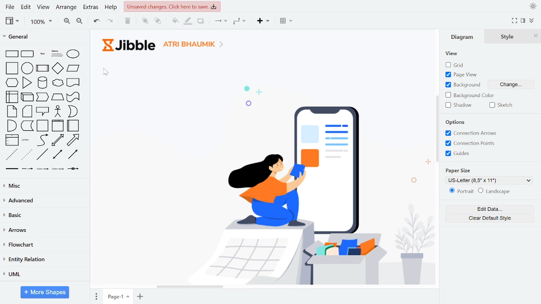  Describe the element at coordinates (43, 246) in the screenshot. I see `flowchart` at that location.